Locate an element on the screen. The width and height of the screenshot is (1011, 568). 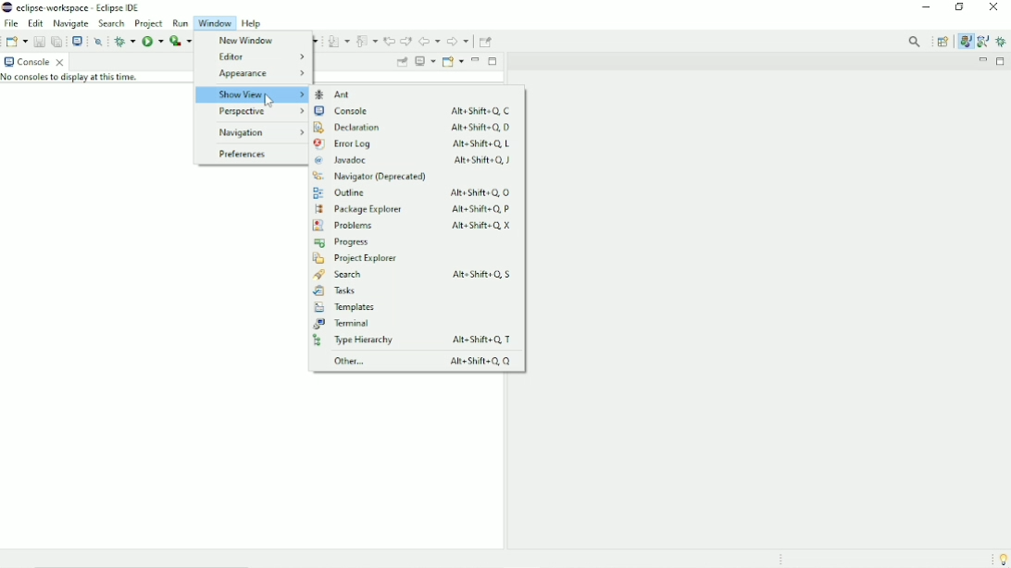
Coverage is located at coordinates (180, 41).